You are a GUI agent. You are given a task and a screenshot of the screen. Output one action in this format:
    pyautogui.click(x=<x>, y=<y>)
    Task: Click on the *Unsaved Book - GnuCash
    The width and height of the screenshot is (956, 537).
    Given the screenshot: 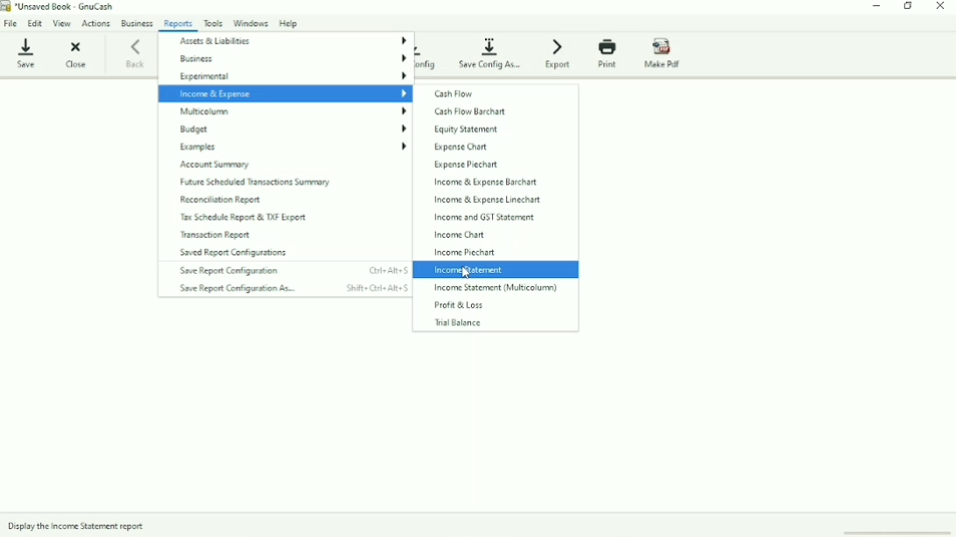 What is the action you would take?
    pyautogui.click(x=67, y=7)
    